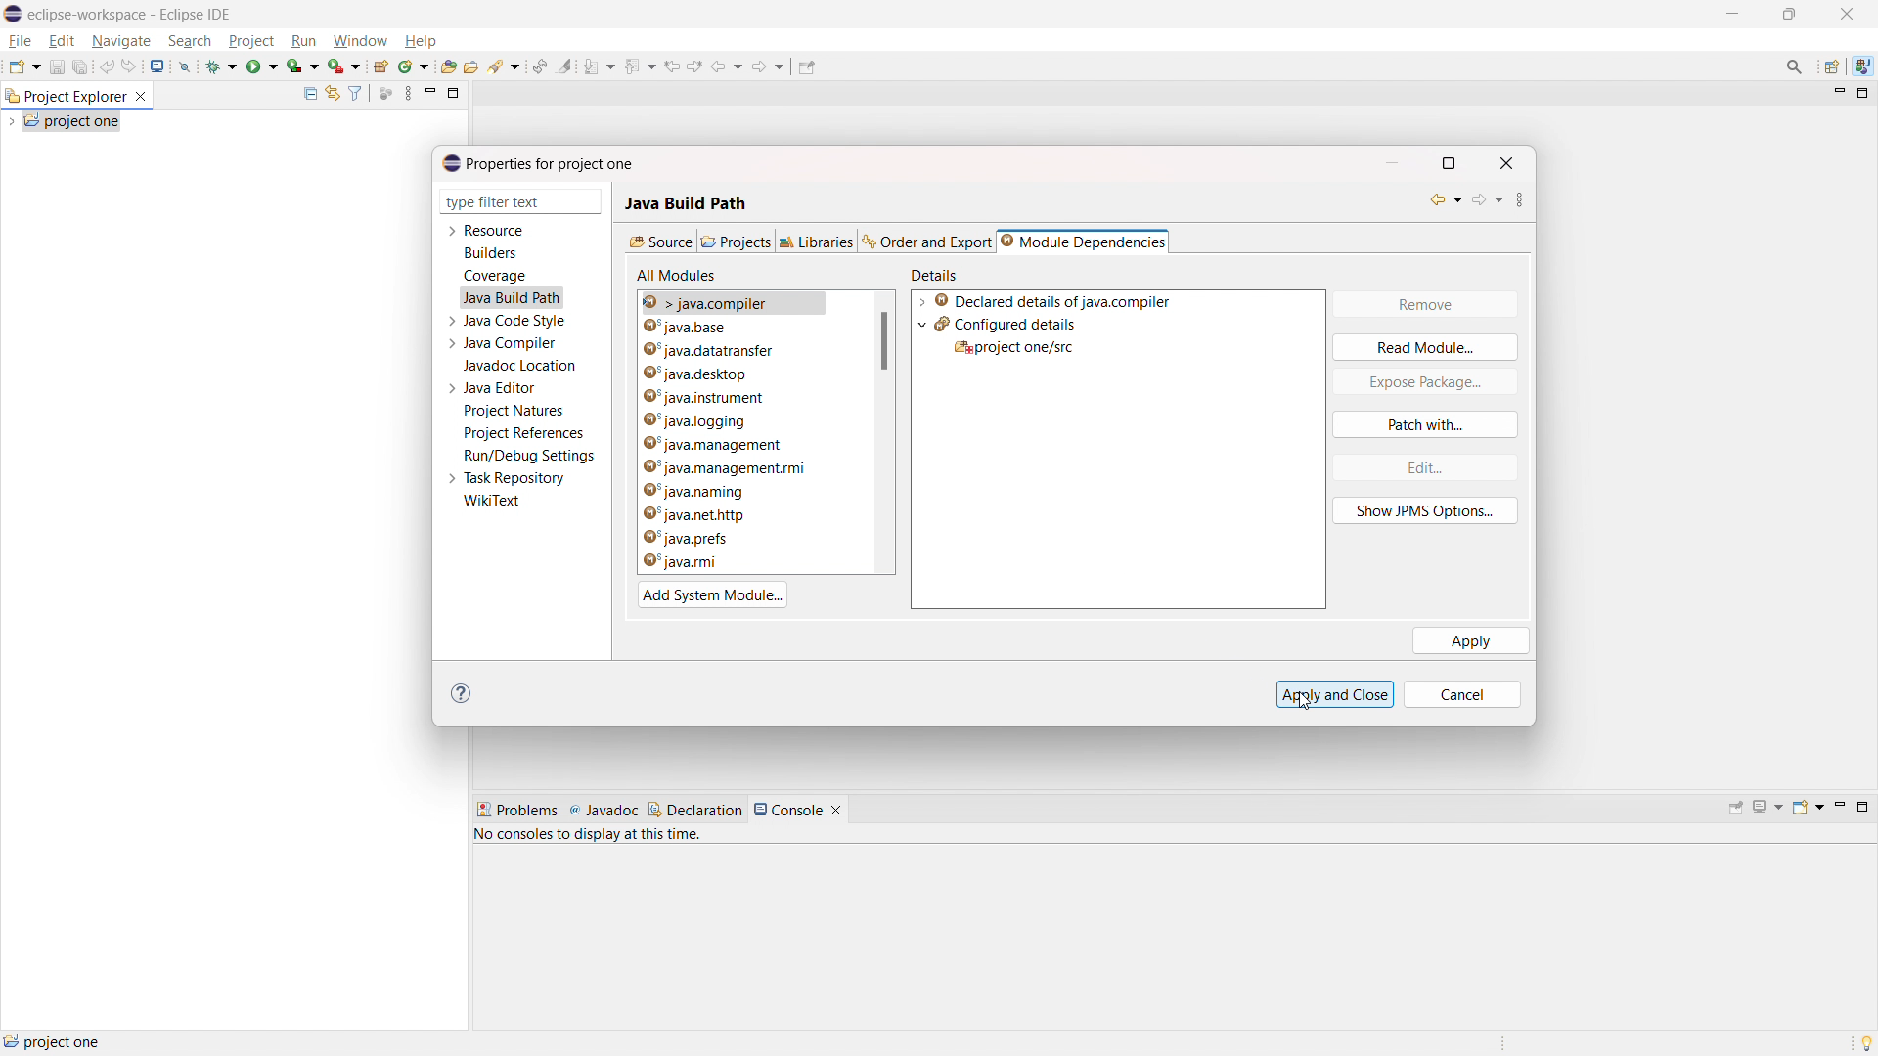 This screenshot has width=1878, height=1056. I want to click on java, so click(1862, 66).